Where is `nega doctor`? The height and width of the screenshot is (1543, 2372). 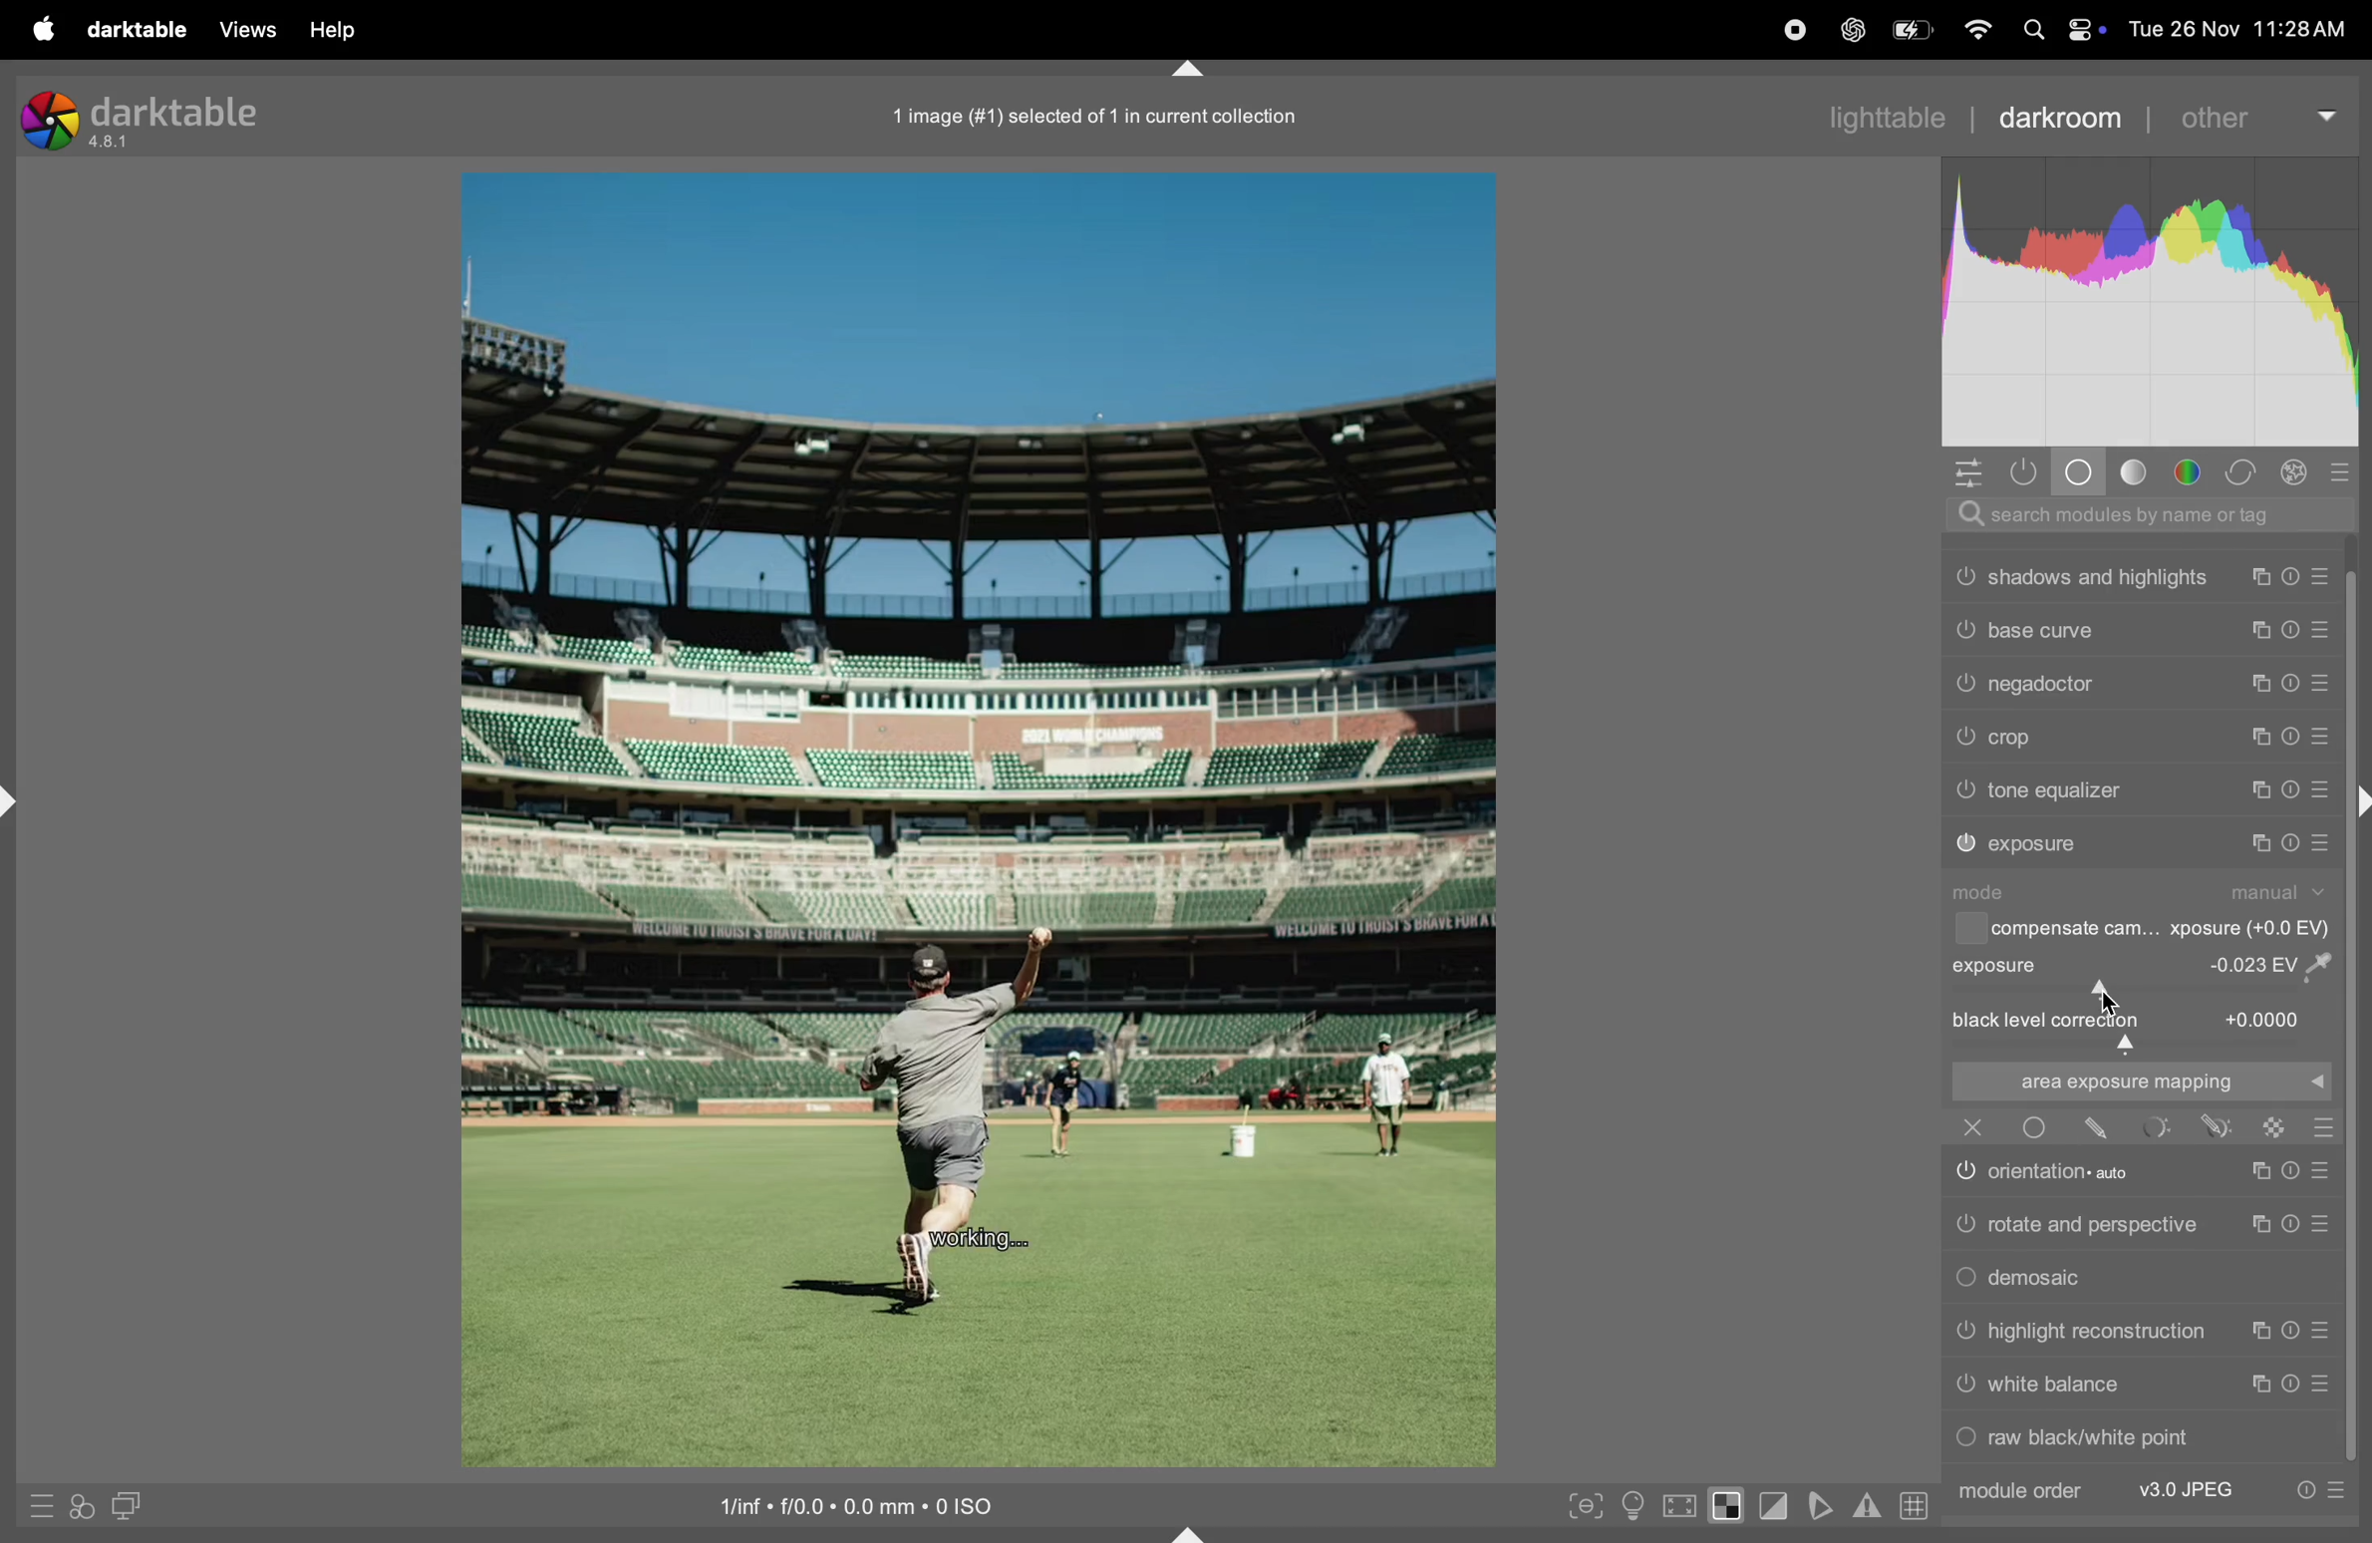
nega doctor is located at coordinates (2046, 688).